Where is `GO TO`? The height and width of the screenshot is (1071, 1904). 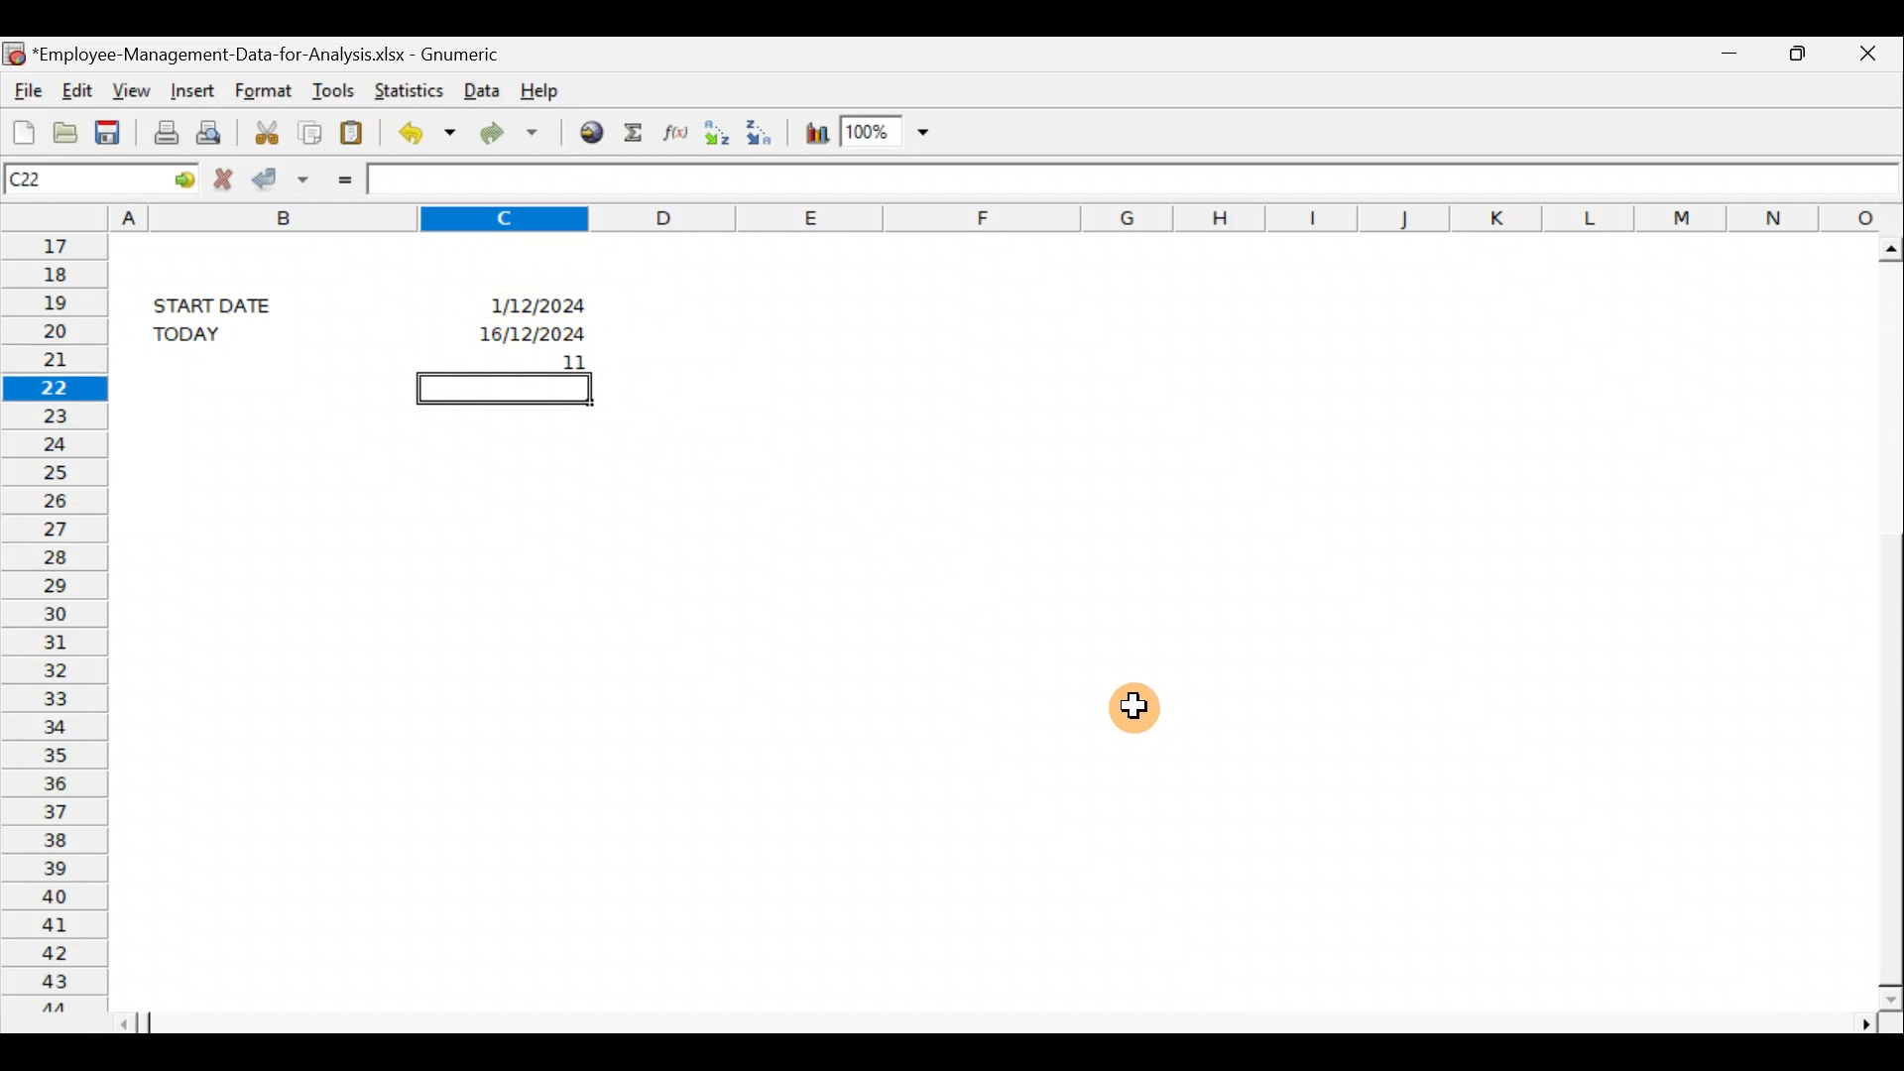
GO TO is located at coordinates (167, 178).